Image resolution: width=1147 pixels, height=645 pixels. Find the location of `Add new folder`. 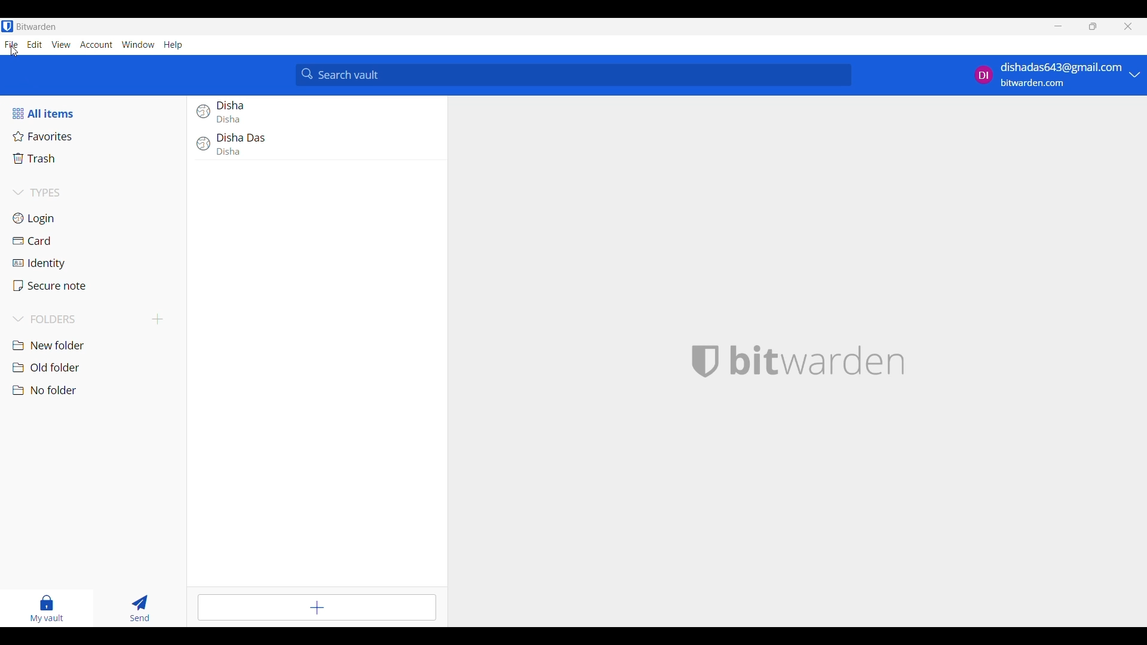

Add new folder is located at coordinates (158, 320).